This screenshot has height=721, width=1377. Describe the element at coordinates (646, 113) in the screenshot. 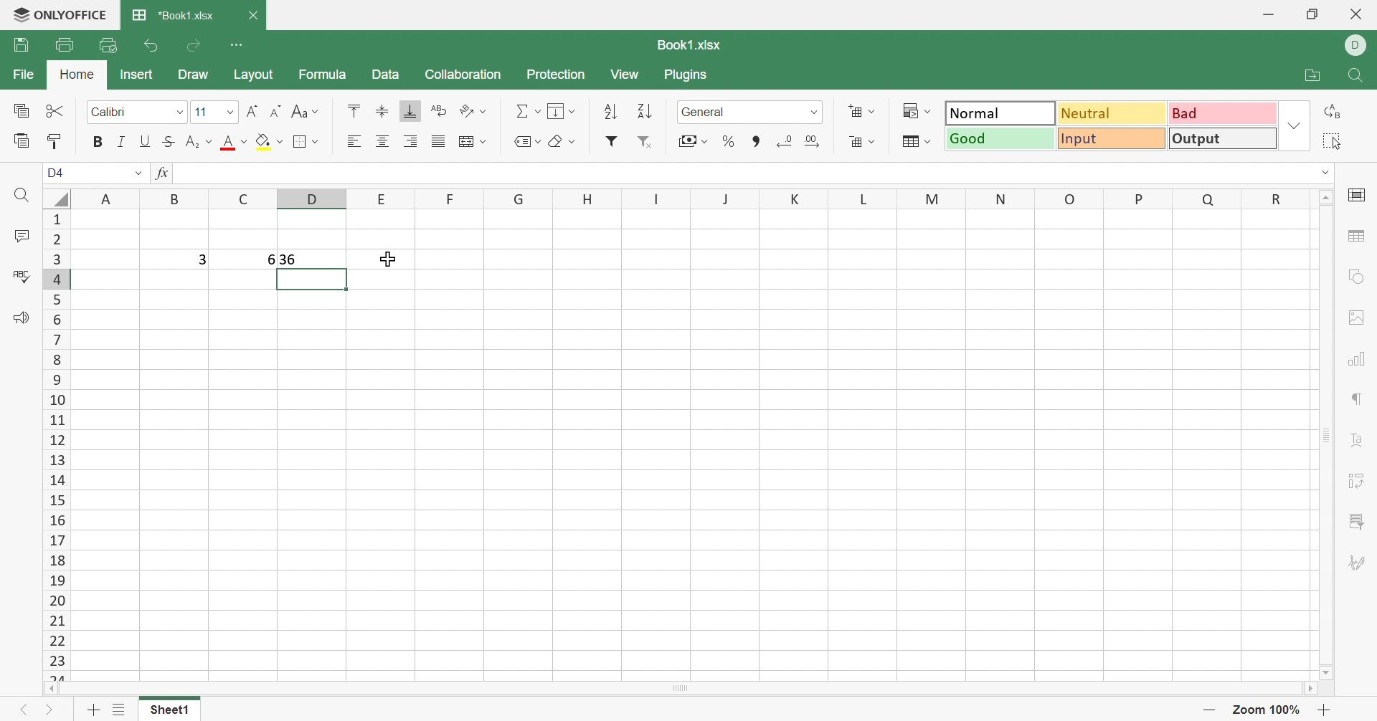

I see `Sort descending` at that location.